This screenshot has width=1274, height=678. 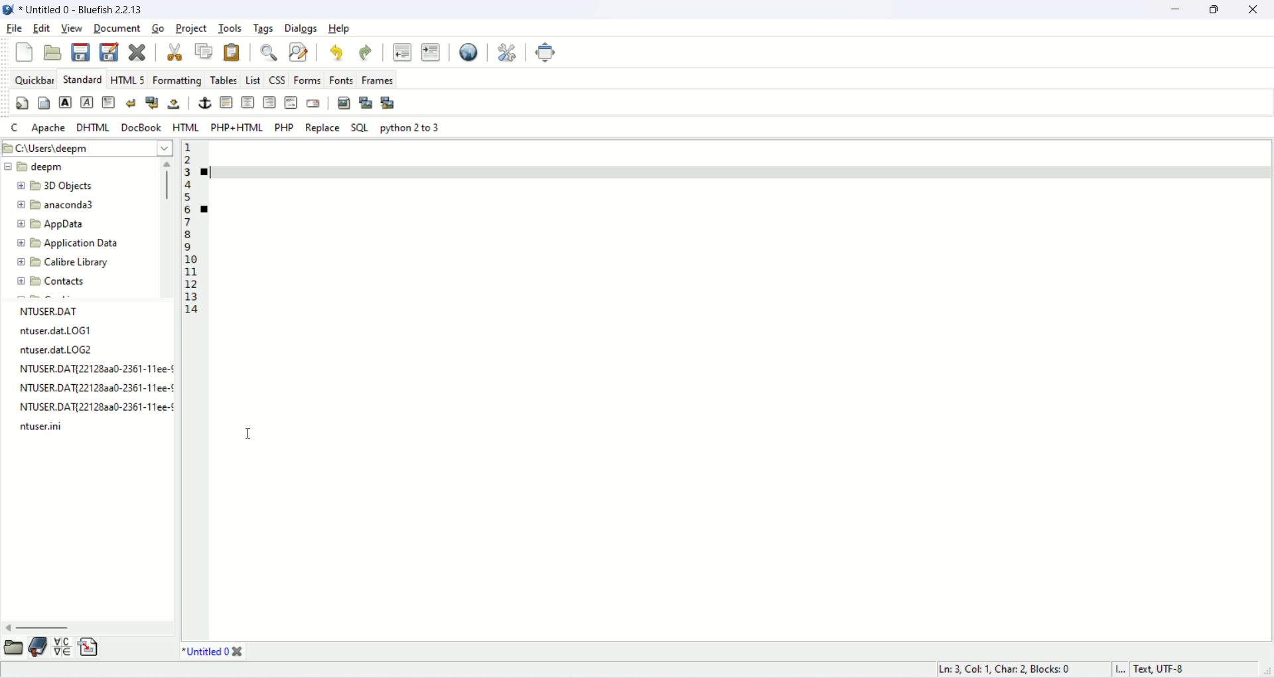 What do you see at coordinates (110, 102) in the screenshot?
I see `paragraph` at bounding box center [110, 102].